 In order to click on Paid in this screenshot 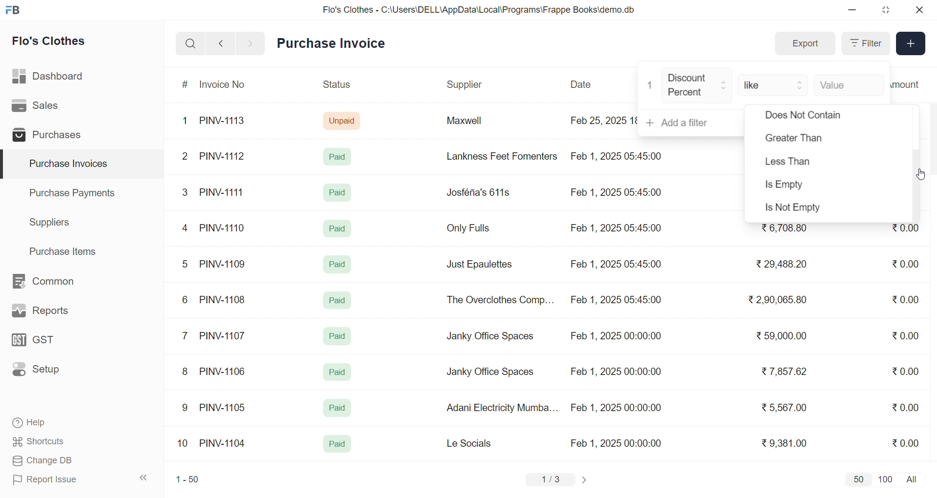, I will do `click(337, 444)`.